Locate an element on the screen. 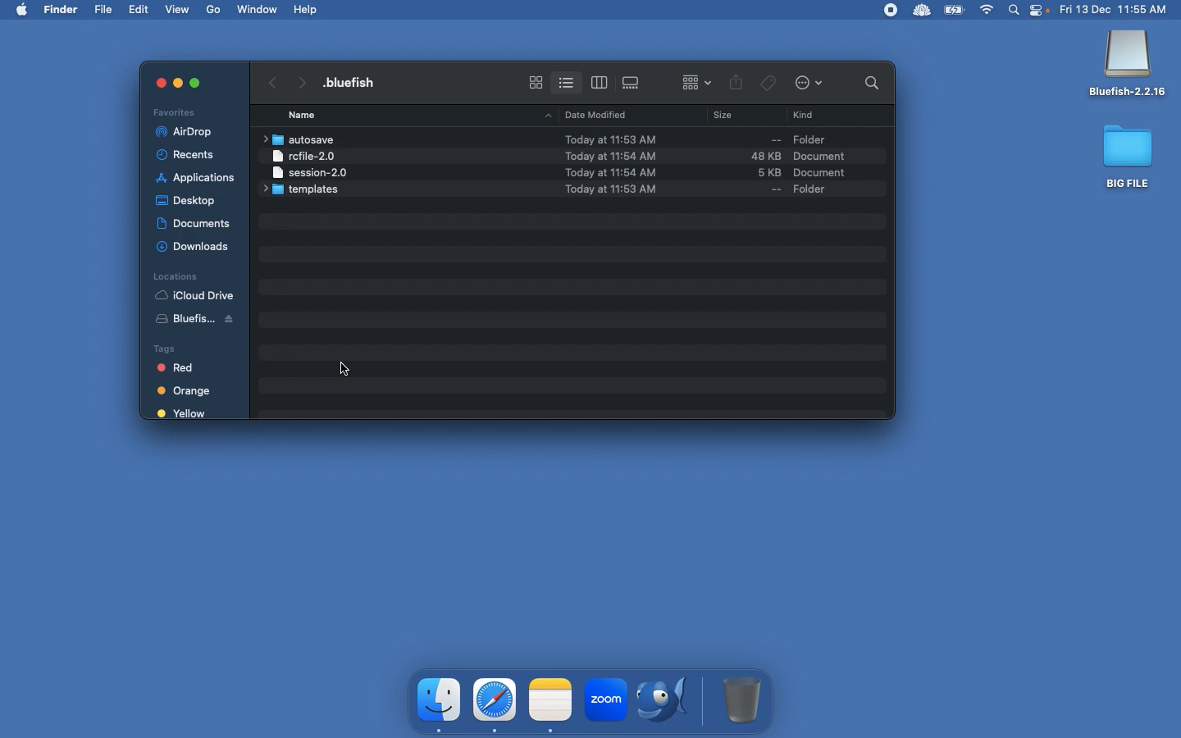  Downloads is located at coordinates (195, 246).